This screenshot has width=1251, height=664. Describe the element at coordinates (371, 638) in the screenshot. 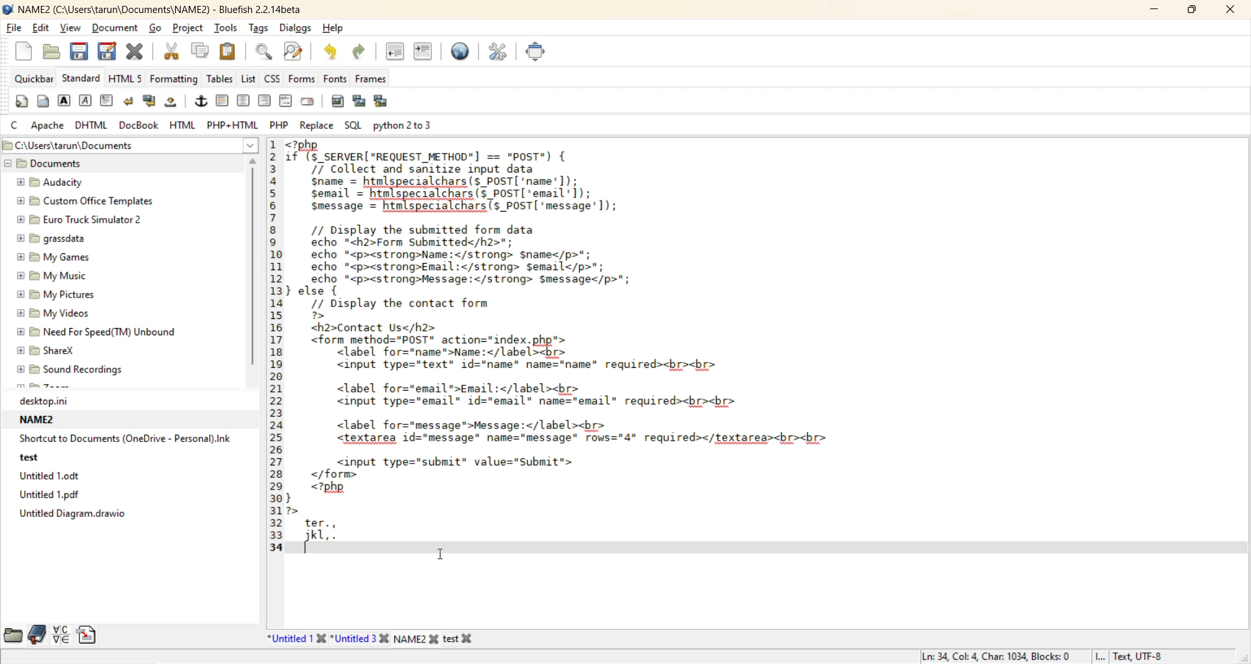

I see `file names` at that location.